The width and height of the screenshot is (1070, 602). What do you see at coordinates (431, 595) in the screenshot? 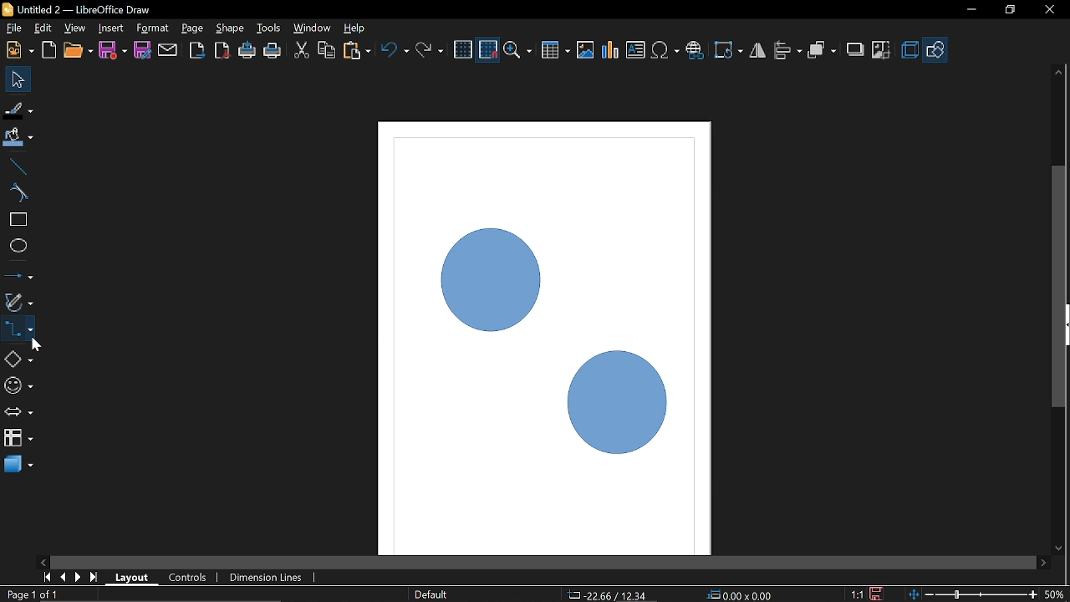
I see `Page style` at bounding box center [431, 595].